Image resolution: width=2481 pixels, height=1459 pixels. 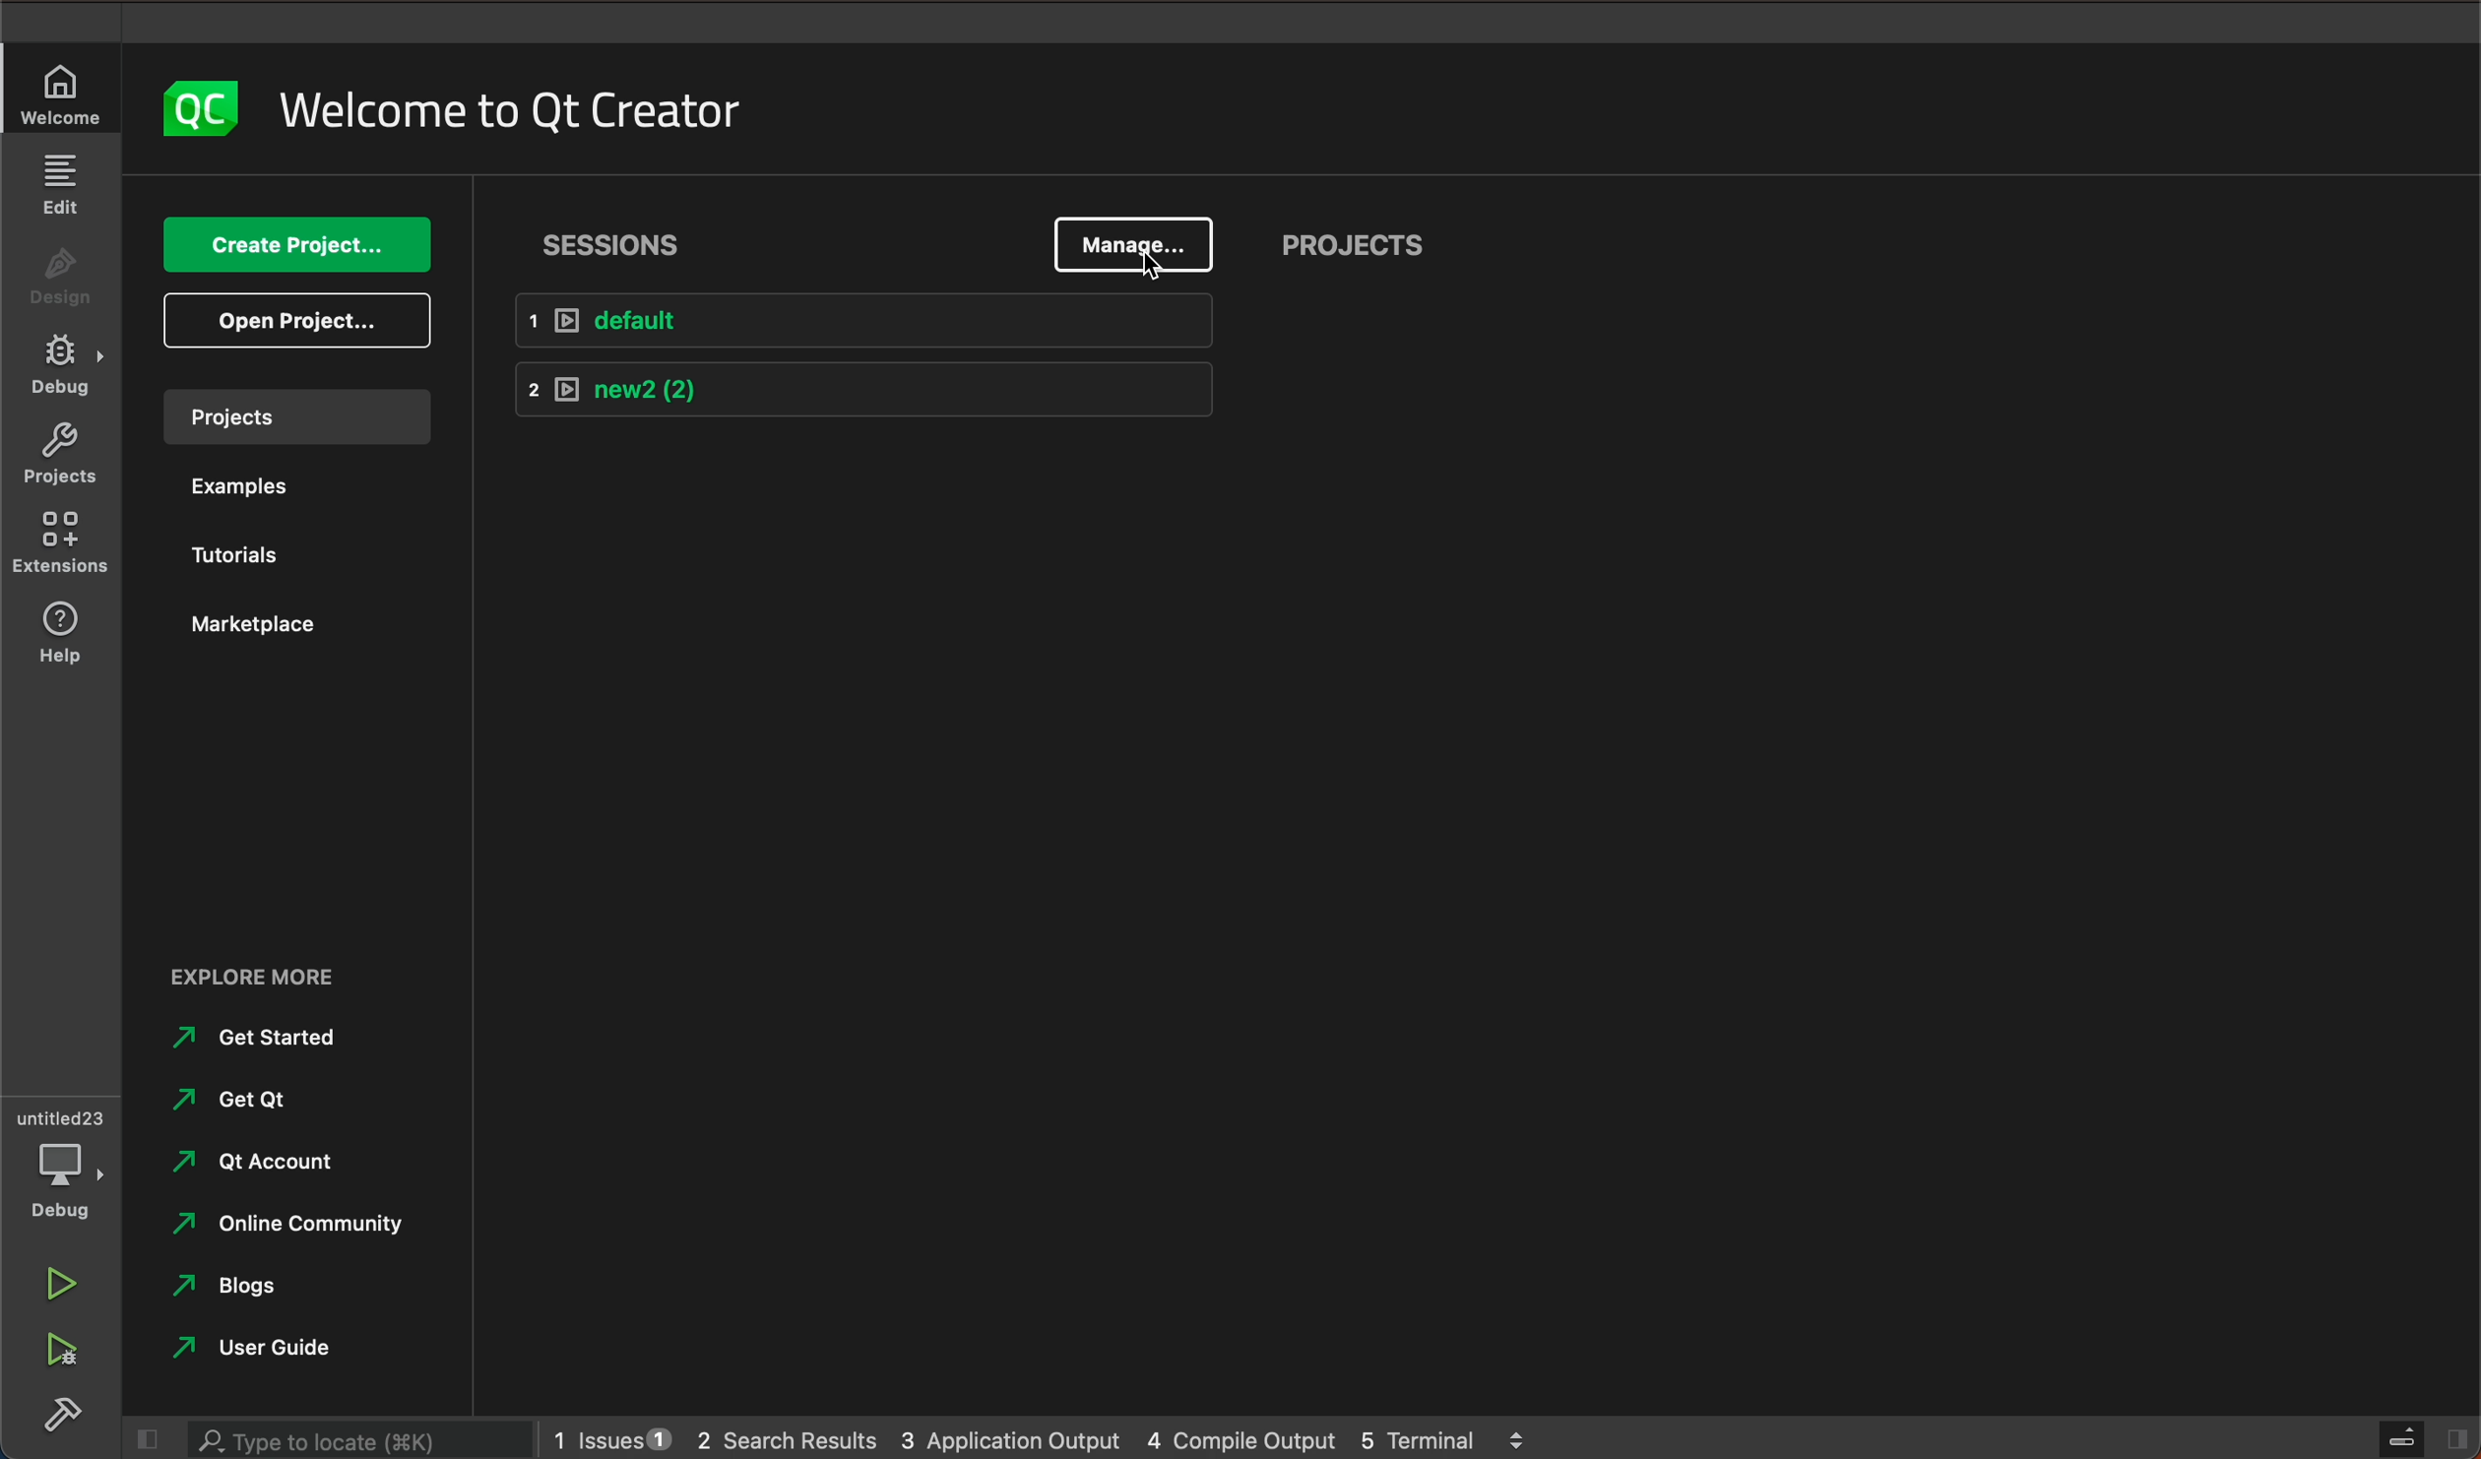 I want to click on user guide, so click(x=256, y=1347).